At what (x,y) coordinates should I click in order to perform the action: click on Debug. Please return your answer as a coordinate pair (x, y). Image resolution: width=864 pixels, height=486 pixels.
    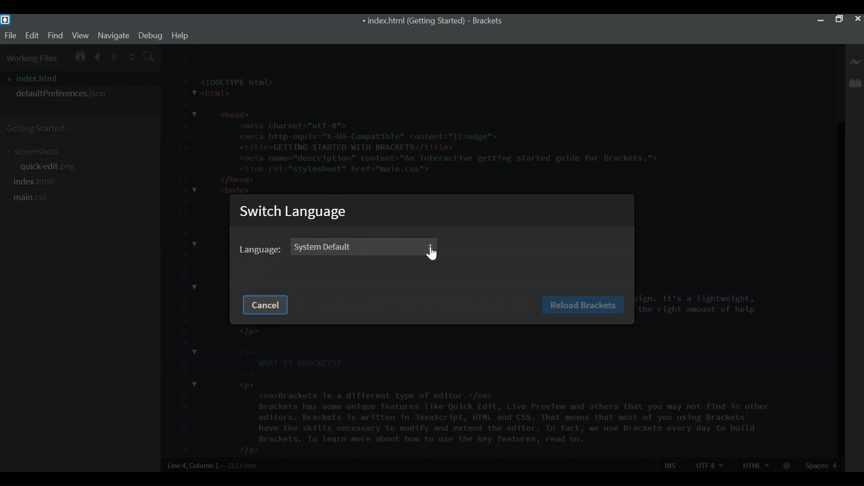
    Looking at the image, I should click on (150, 36).